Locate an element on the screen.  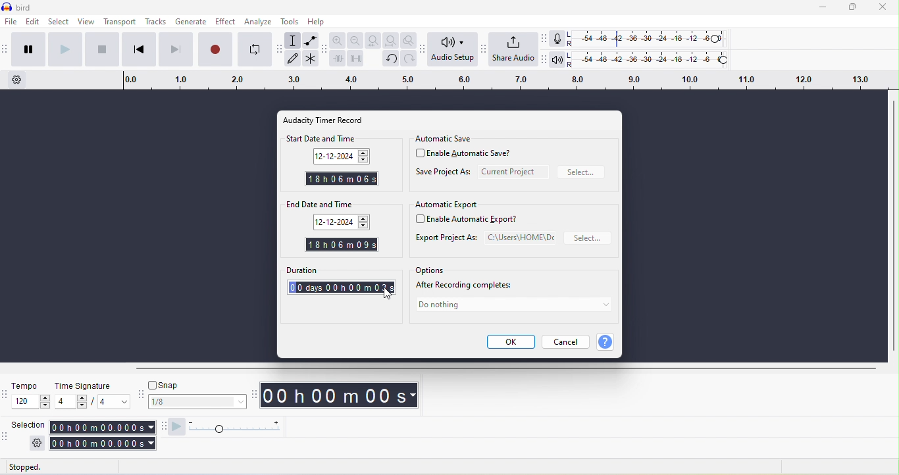
enable automatic export? is located at coordinates (473, 220).